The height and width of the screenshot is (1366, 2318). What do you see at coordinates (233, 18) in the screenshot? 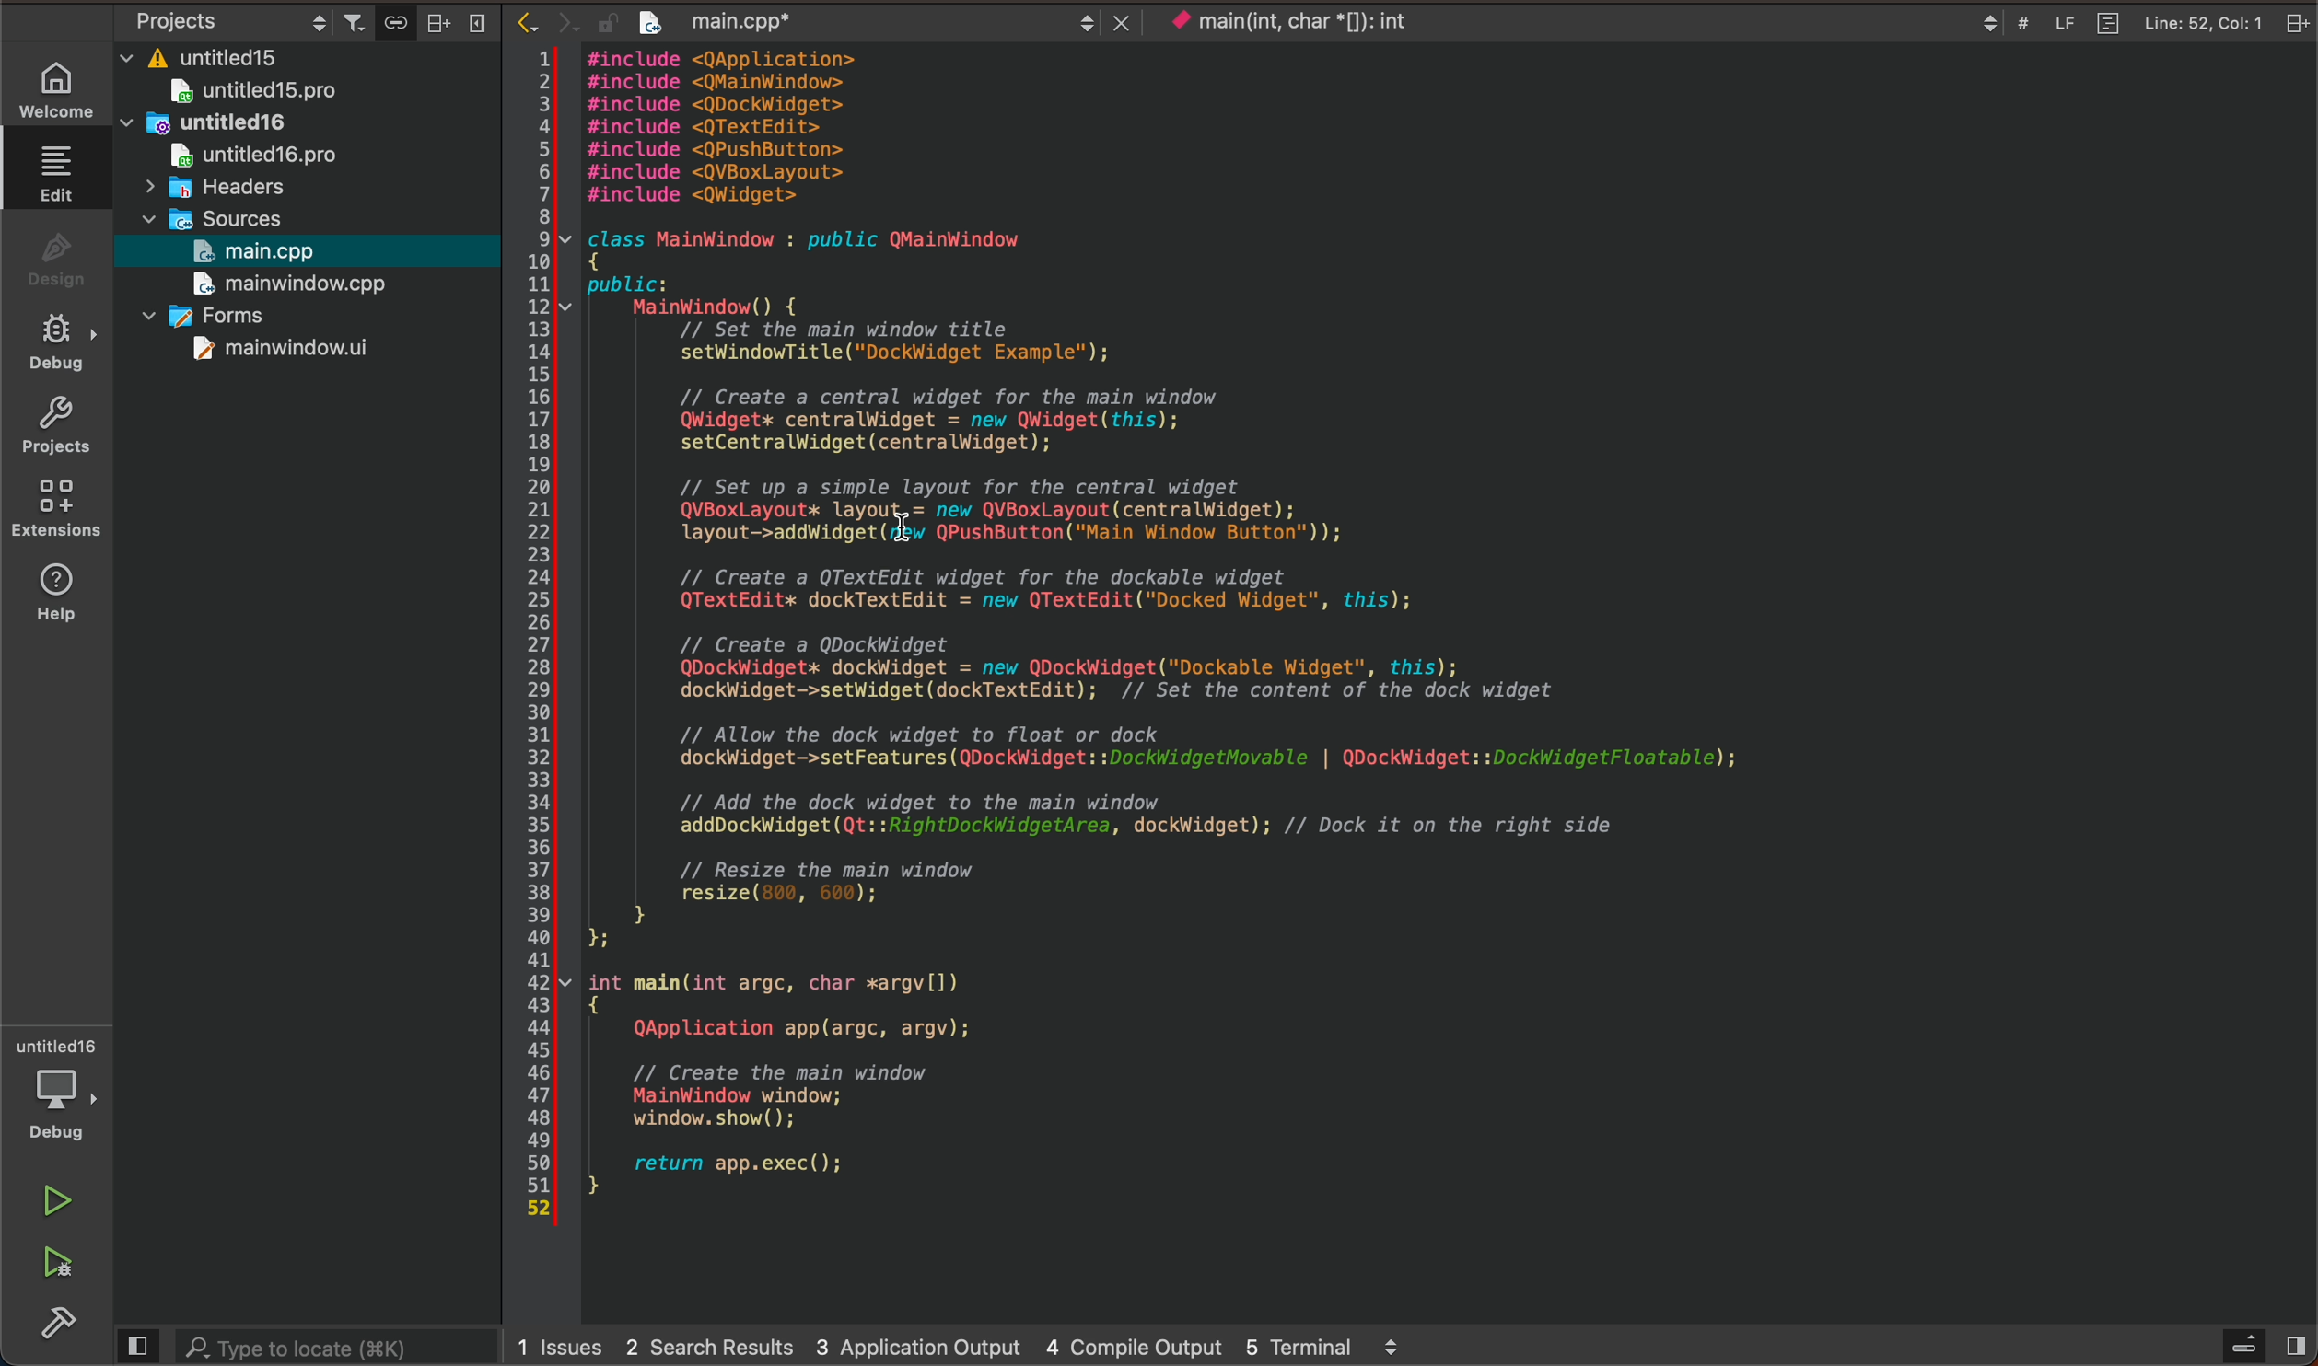
I see `object settings` at bounding box center [233, 18].